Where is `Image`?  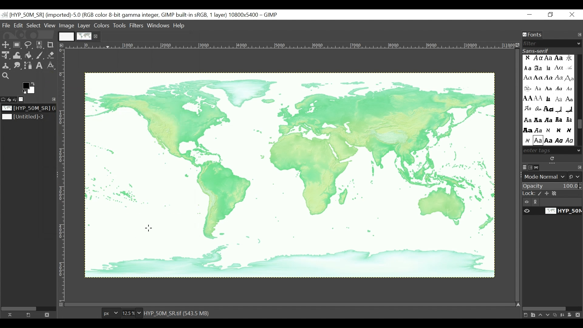 Image is located at coordinates (67, 26).